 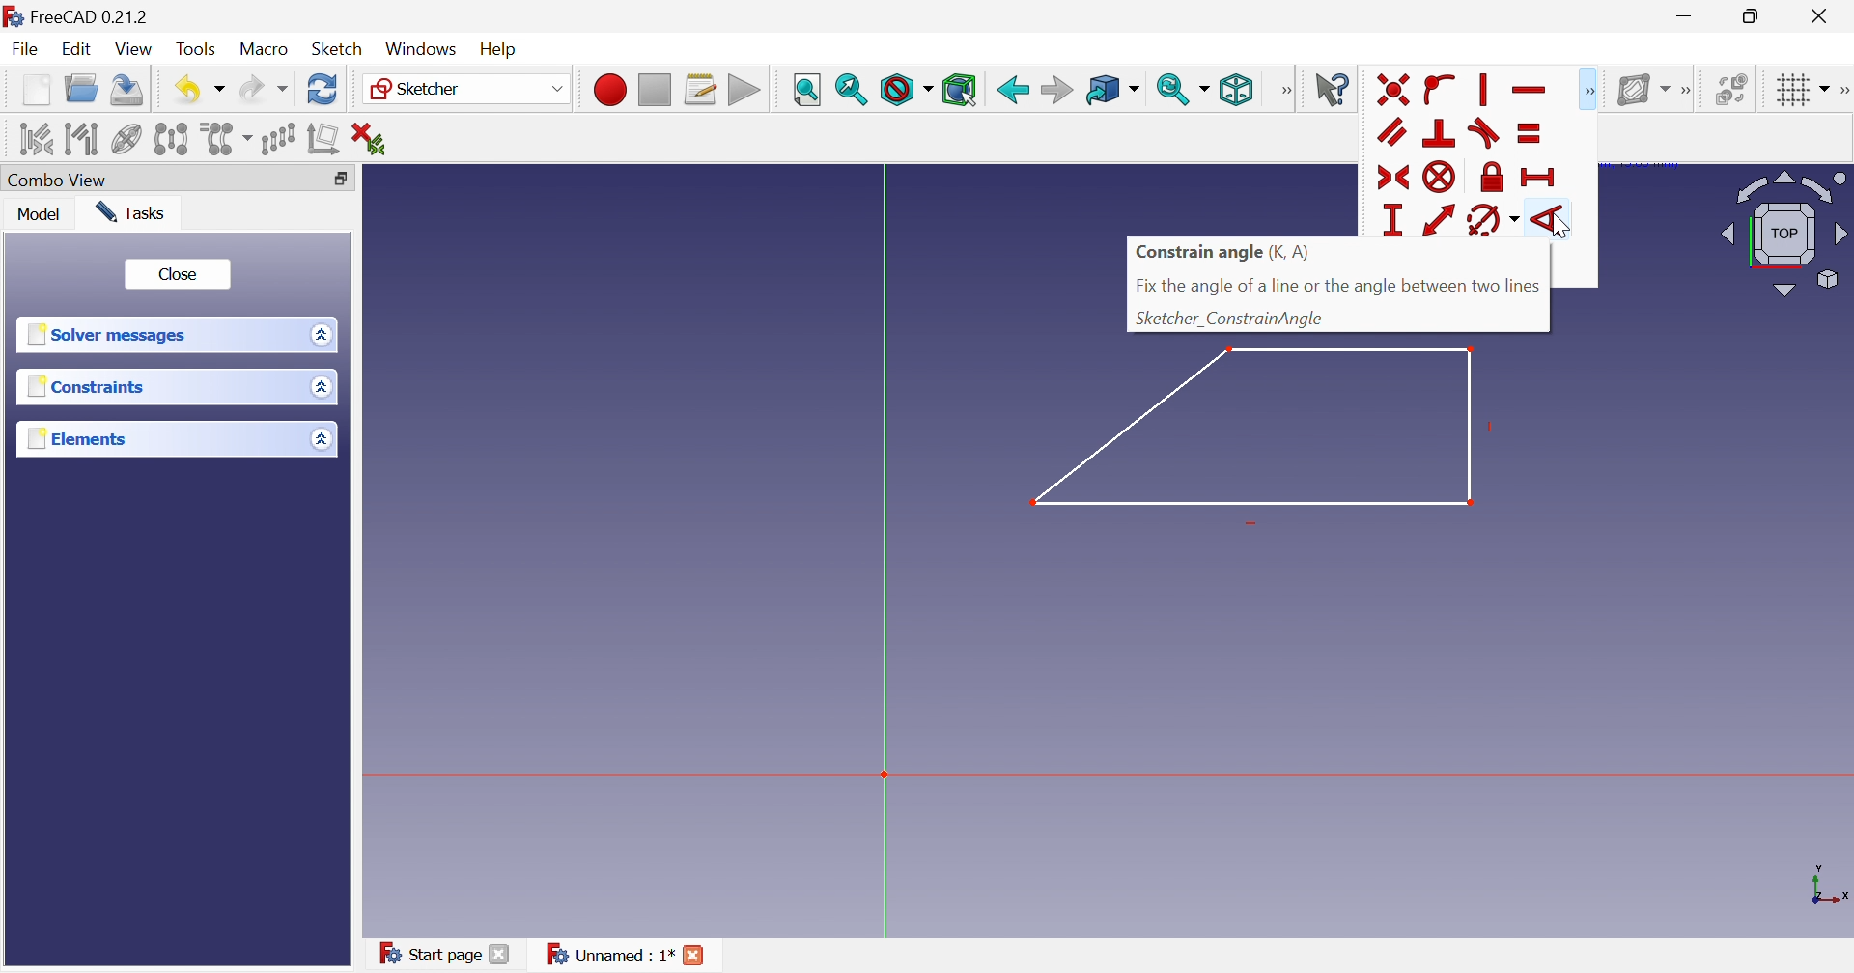 What do you see at coordinates (905, 91) in the screenshot?
I see `Draw Style` at bounding box center [905, 91].